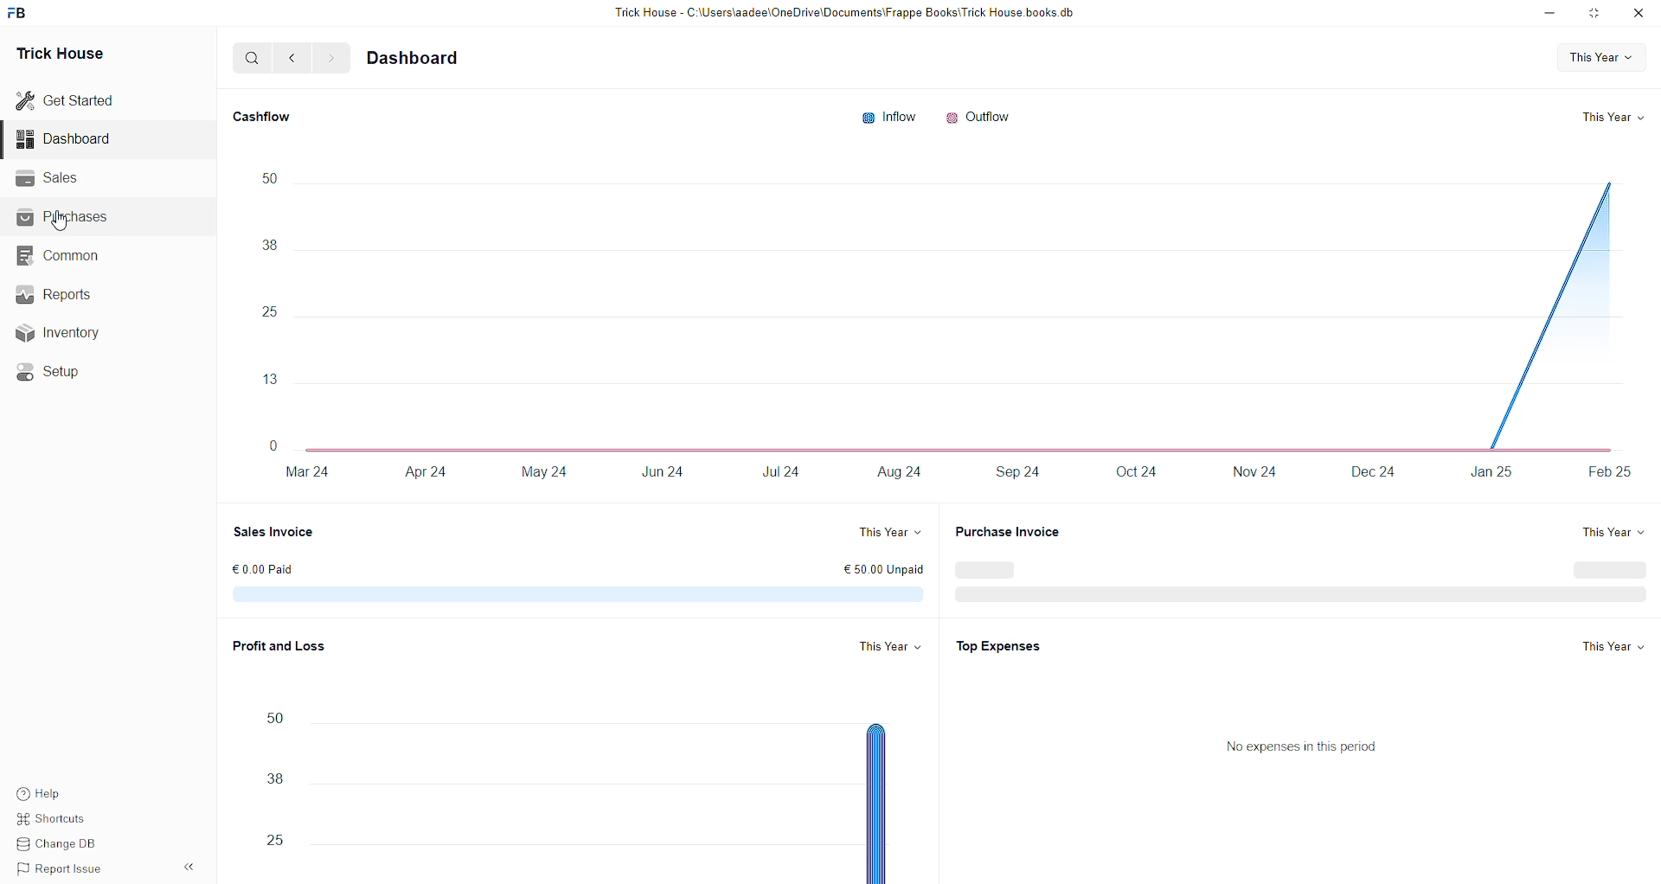 The height and width of the screenshot is (884, 1661). I want to click on 0, so click(273, 439).